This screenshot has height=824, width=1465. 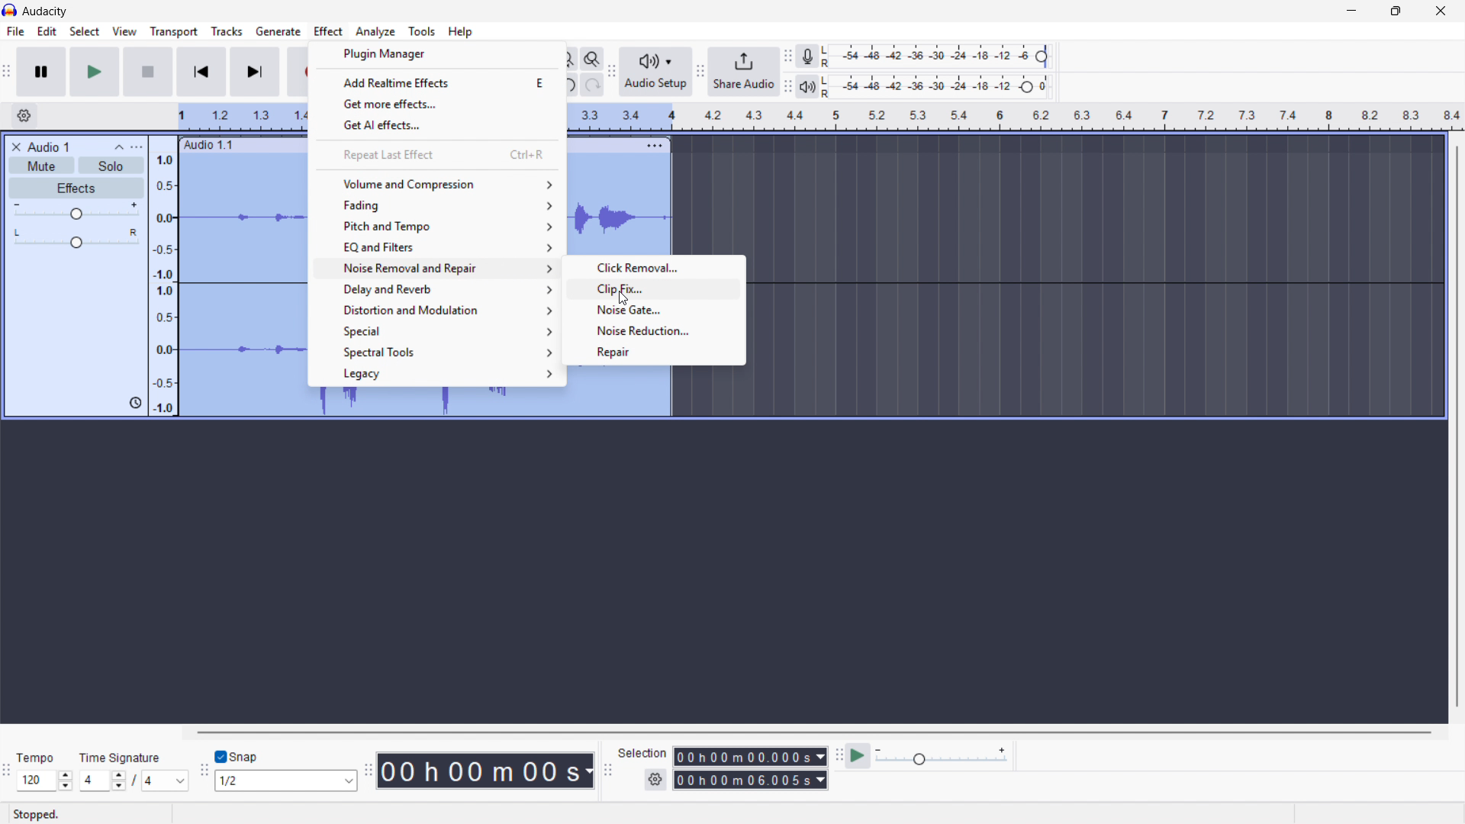 What do you see at coordinates (6, 73) in the screenshot?
I see `Transport toolbar ` at bounding box center [6, 73].